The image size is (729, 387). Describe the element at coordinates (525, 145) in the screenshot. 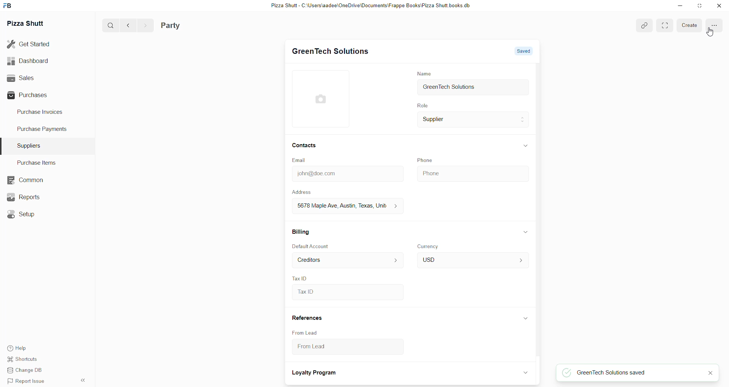

I see `hide` at that location.